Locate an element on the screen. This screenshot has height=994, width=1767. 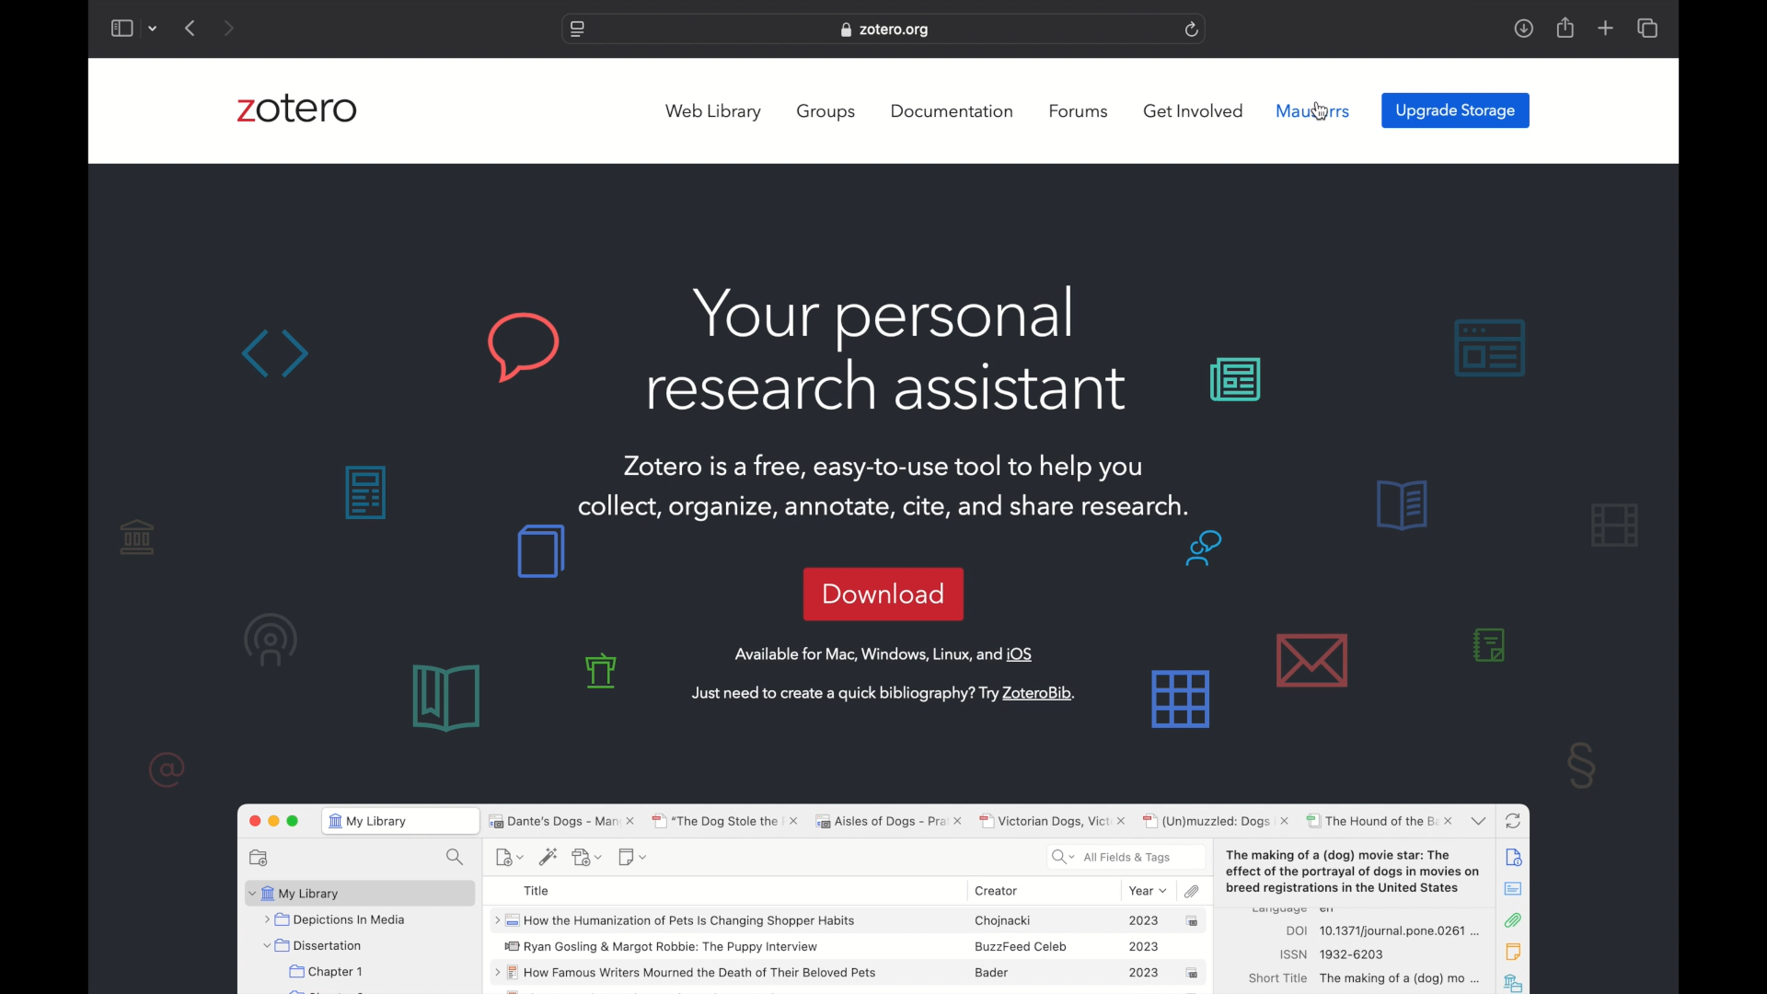
just need to create a quick bibliography? try zoterobib is located at coordinates (885, 694).